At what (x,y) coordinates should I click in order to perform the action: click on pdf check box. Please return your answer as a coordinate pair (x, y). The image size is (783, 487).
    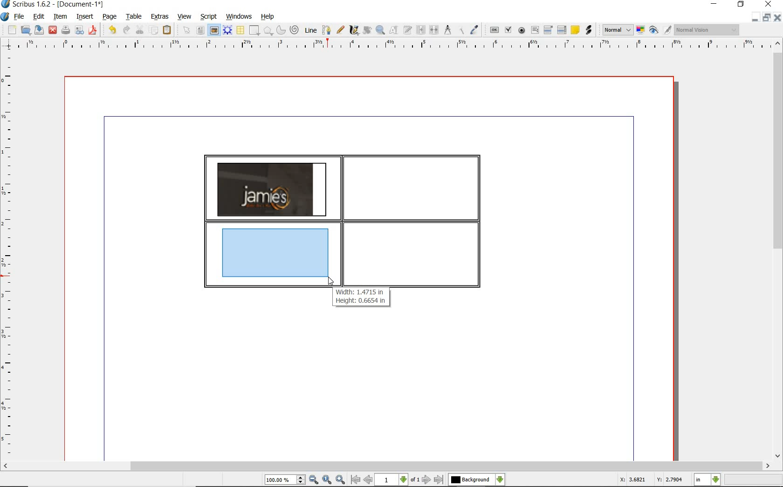
    Looking at the image, I should click on (509, 31).